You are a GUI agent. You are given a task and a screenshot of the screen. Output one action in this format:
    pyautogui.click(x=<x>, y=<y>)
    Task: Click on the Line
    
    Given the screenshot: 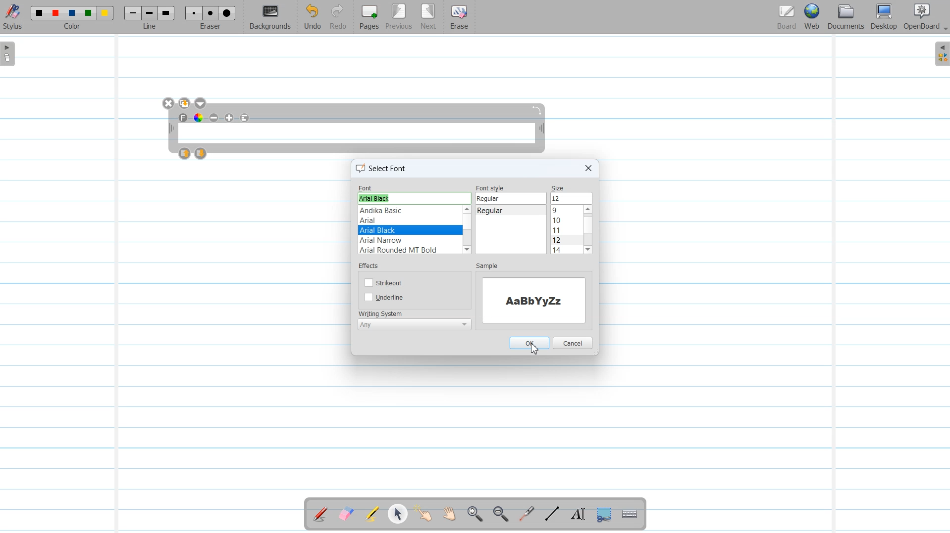 What is the action you would take?
    pyautogui.click(x=151, y=17)
    